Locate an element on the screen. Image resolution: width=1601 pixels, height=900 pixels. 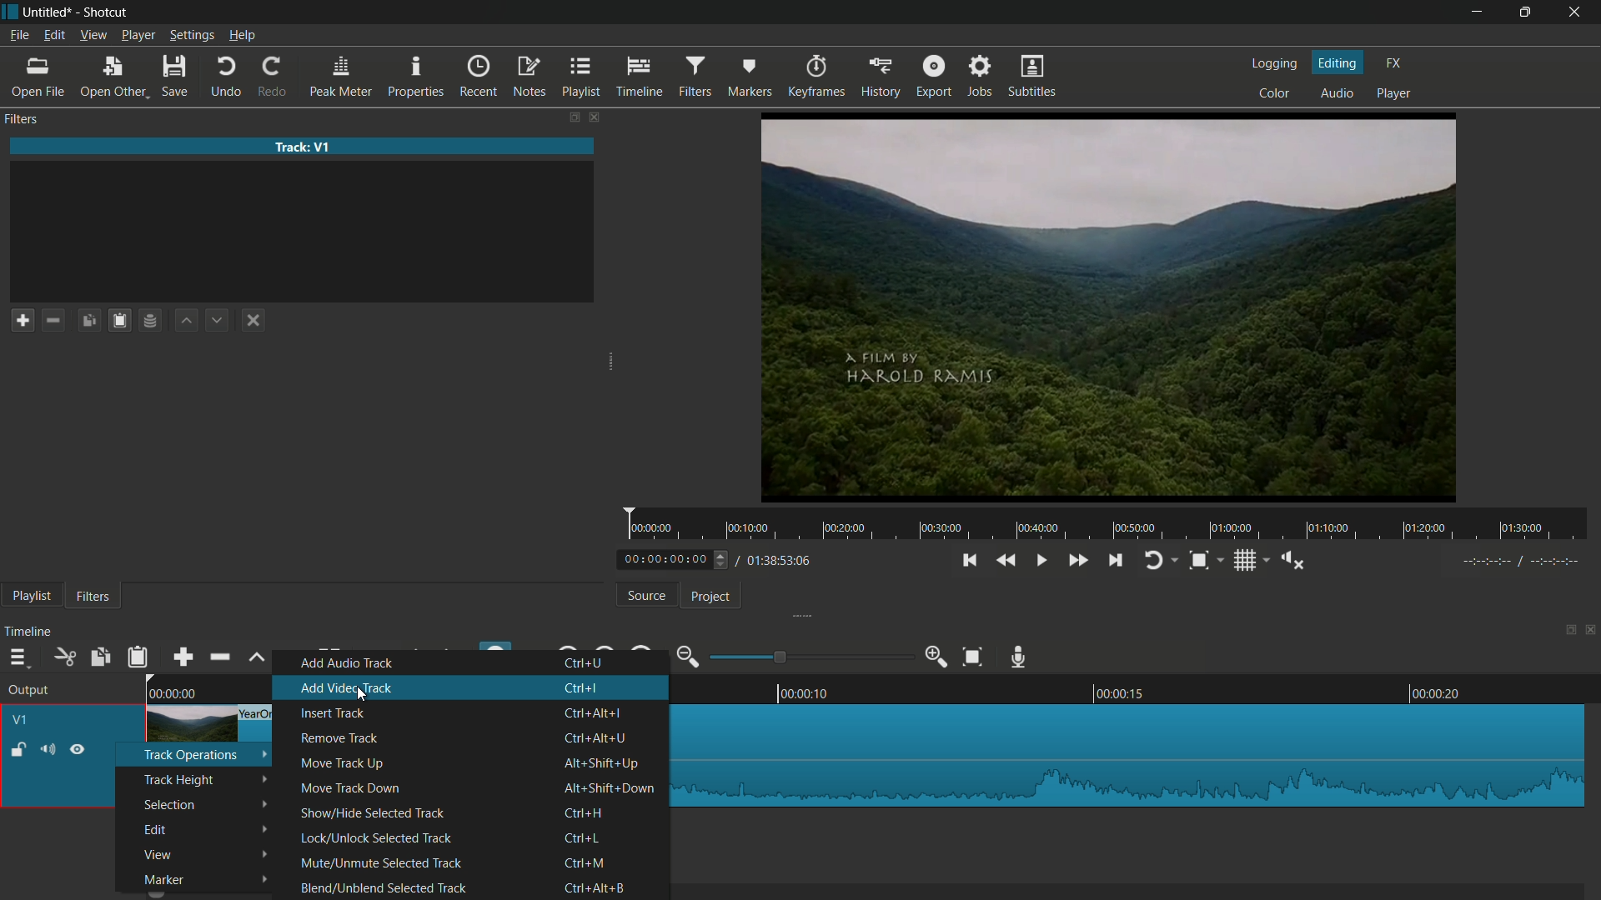
lock is located at coordinates (18, 748).